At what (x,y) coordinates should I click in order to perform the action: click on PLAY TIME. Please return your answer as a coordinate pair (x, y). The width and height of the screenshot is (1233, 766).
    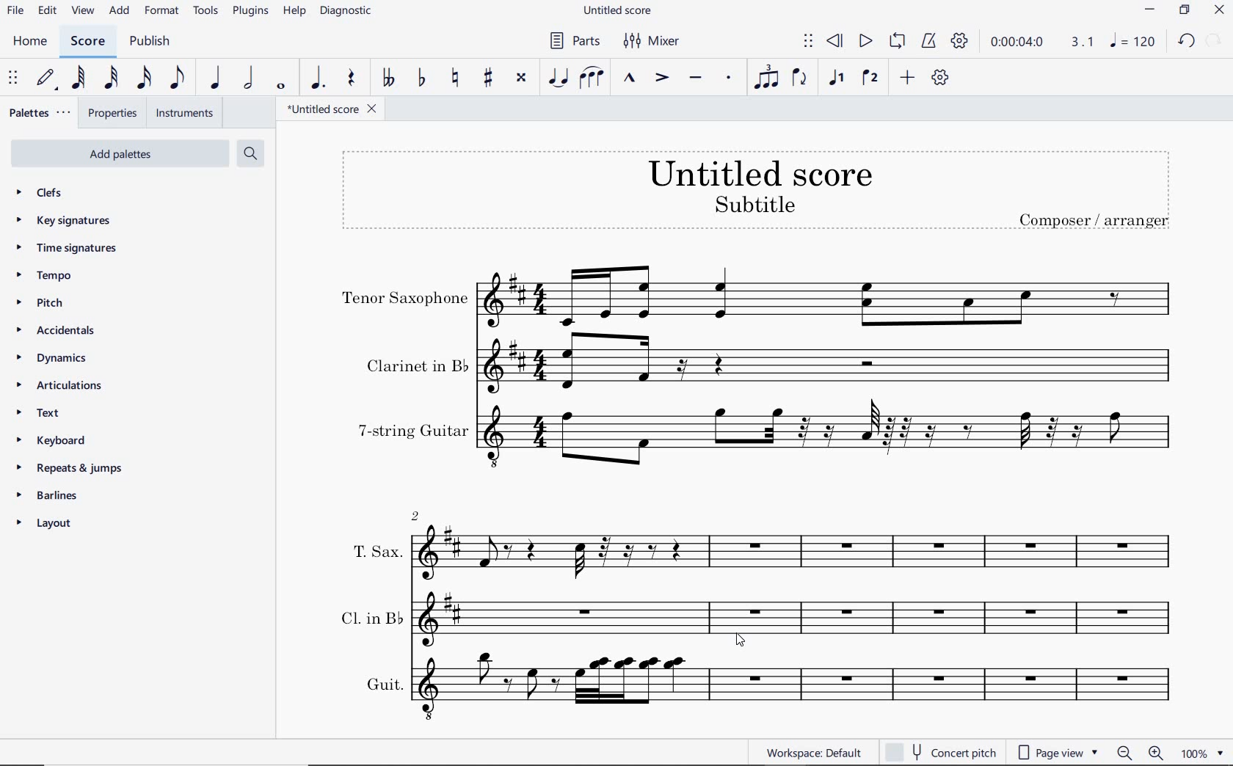
    Looking at the image, I should click on (1042, 43).